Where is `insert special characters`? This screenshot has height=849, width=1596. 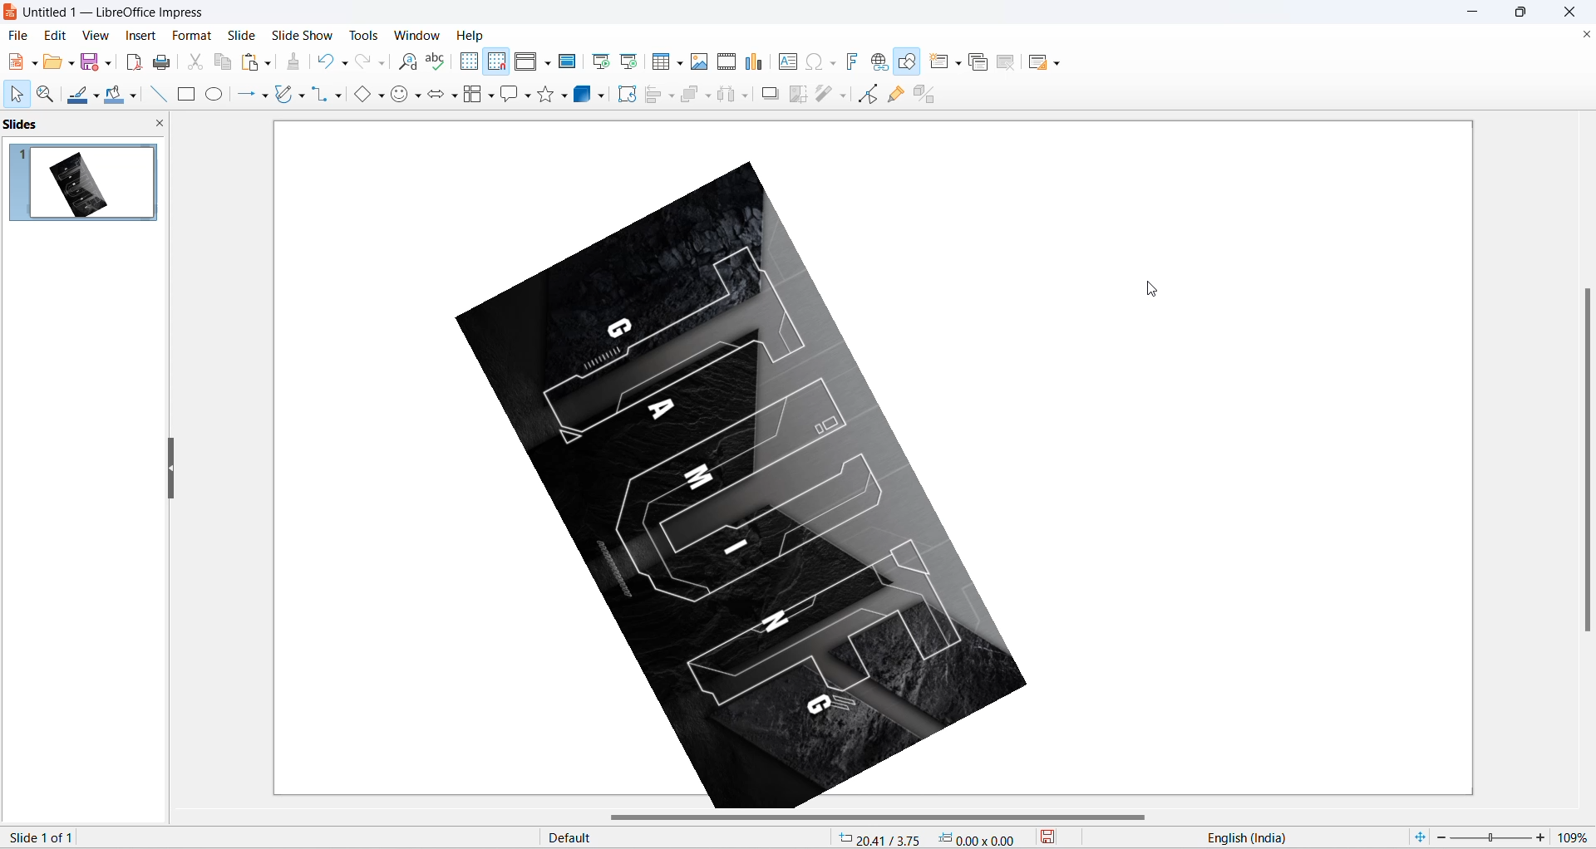 insert special characters is located at coordinates (811, 61).